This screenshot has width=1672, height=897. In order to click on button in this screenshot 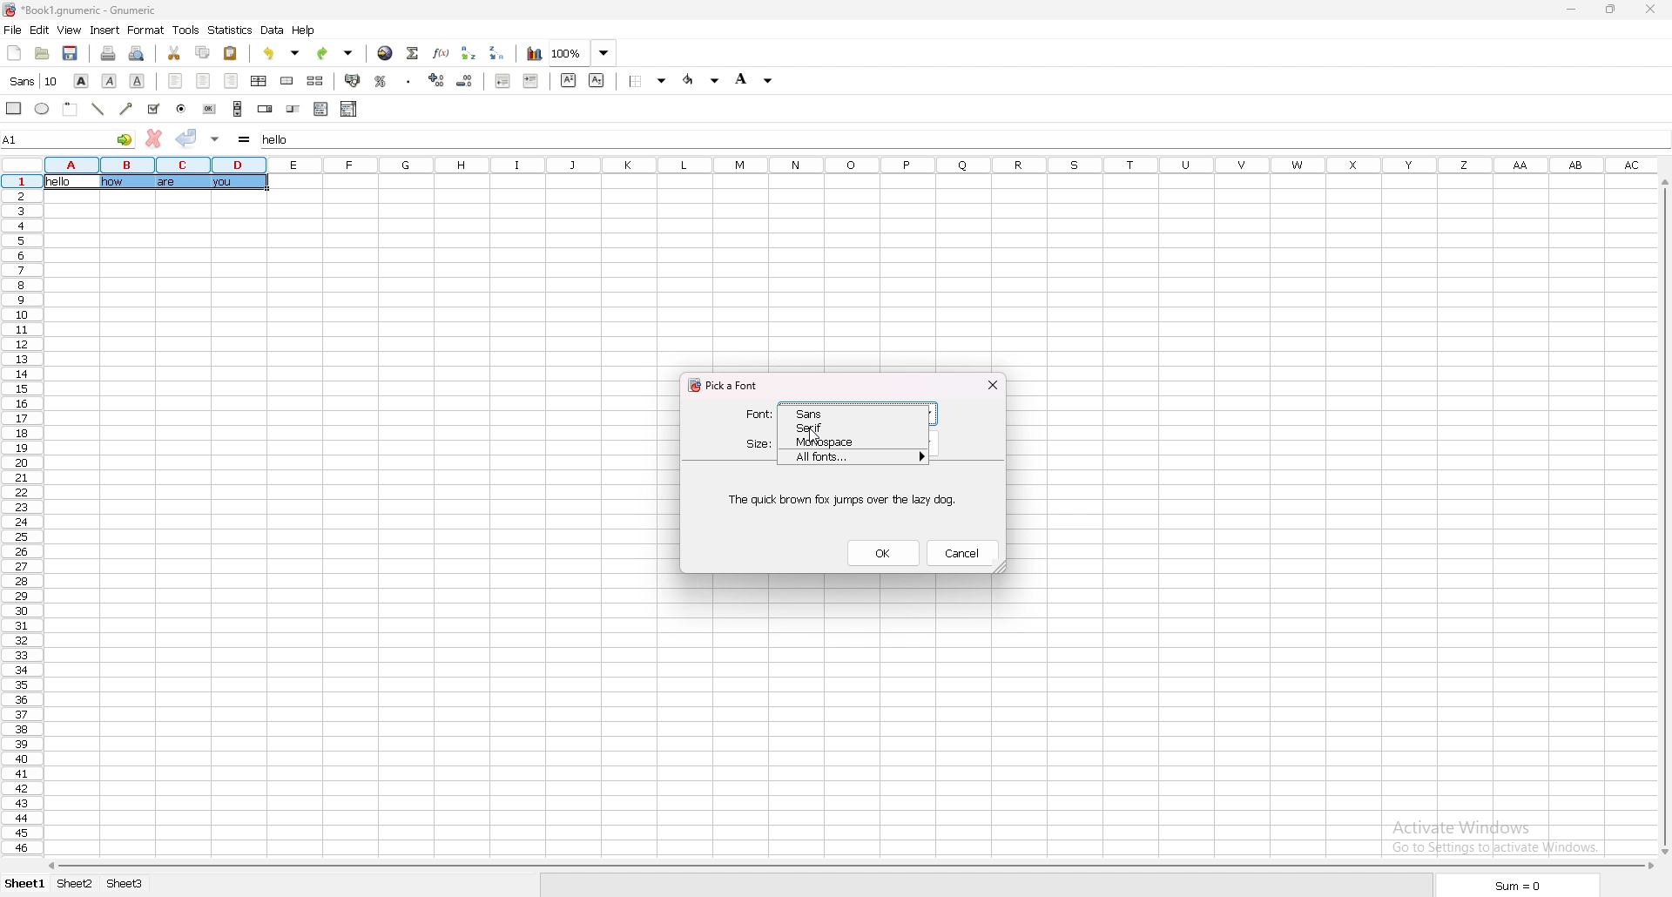, I will do `click(210, 108)`.